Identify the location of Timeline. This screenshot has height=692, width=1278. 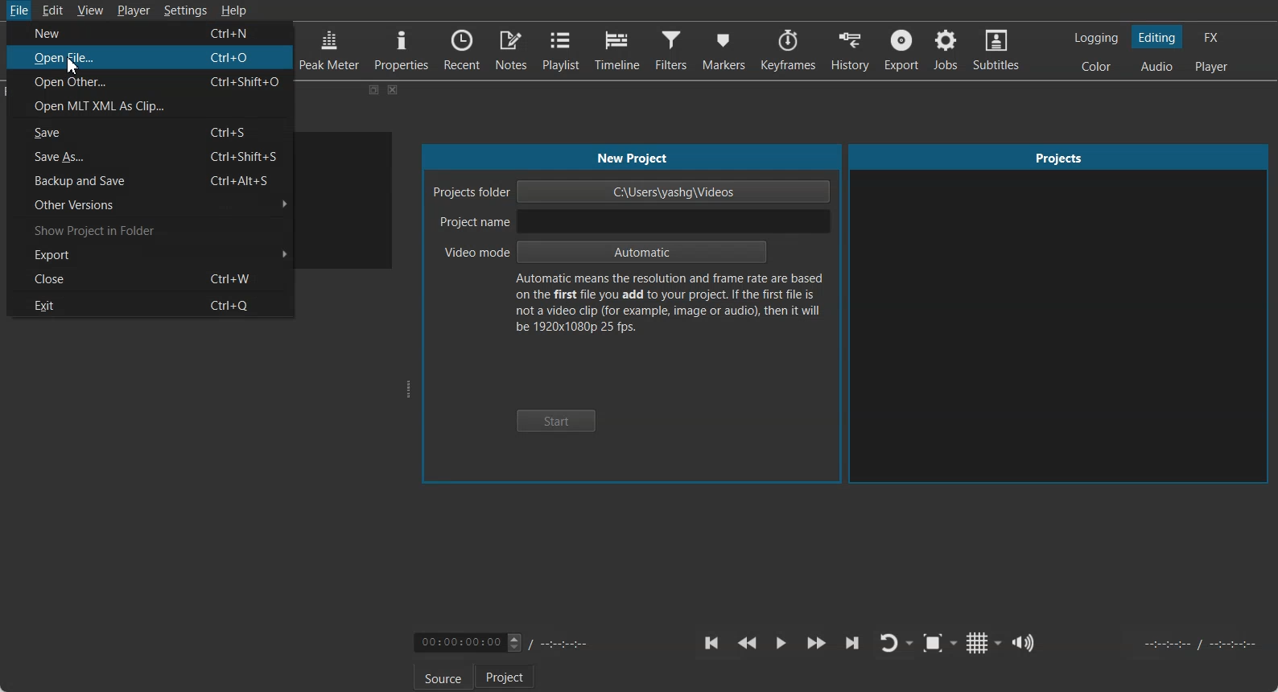
(618, 49).